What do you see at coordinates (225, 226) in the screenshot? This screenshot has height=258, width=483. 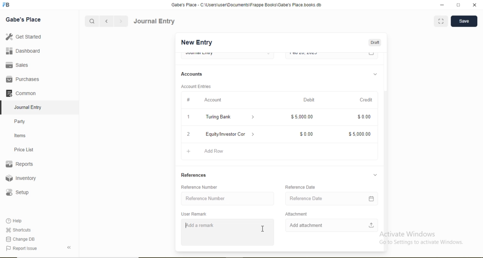 I see `Investment received from Mike Adams` at bounding box center [225, 226].